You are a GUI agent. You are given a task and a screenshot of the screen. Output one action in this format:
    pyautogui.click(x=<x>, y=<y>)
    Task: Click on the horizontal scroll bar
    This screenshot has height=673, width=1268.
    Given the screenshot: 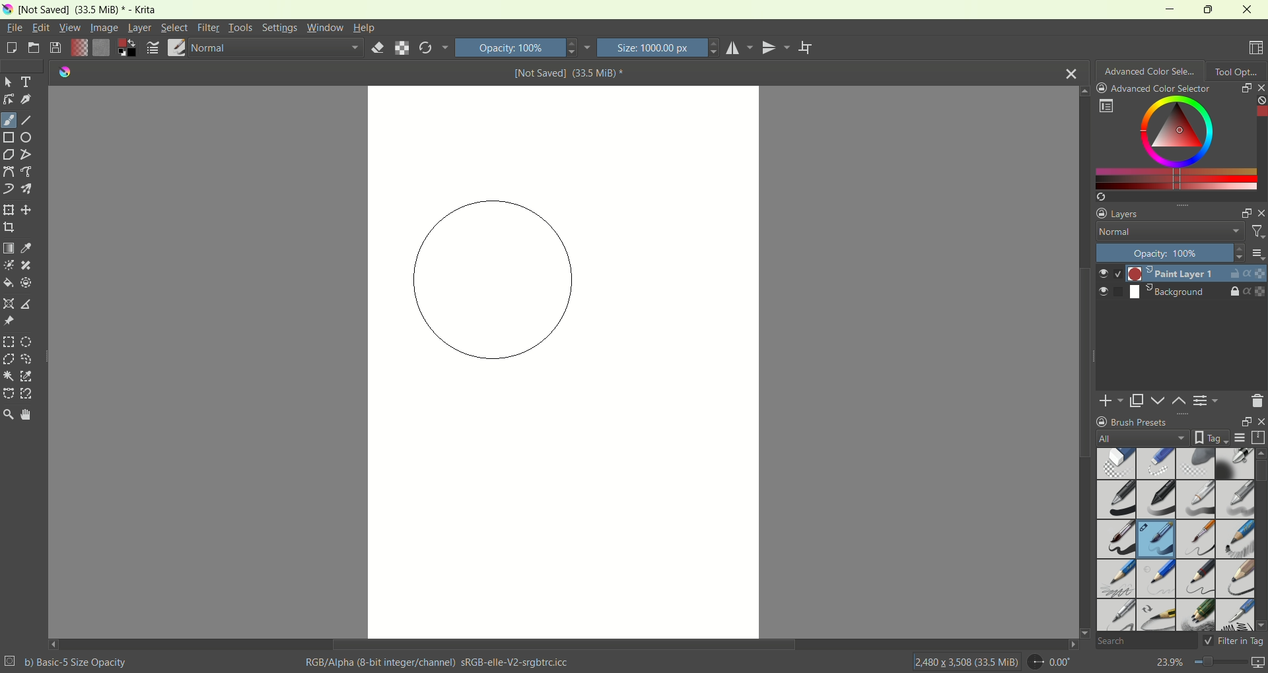 What is the action you would take?
    pyautogui.click(x=563, y=645)
    